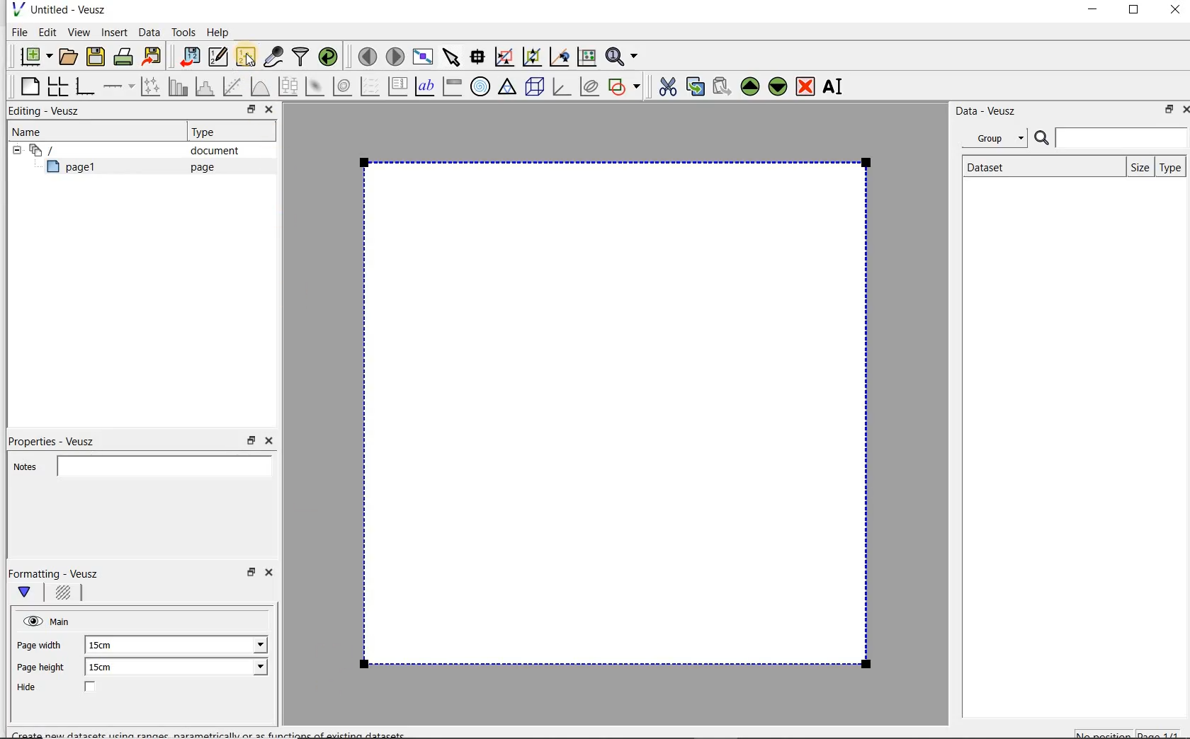 The height and width of the screenshot is (739, 1190). Describe the element at coordinates (750, 86) in the screenshot. I see `Move the selected widget up` at that location.